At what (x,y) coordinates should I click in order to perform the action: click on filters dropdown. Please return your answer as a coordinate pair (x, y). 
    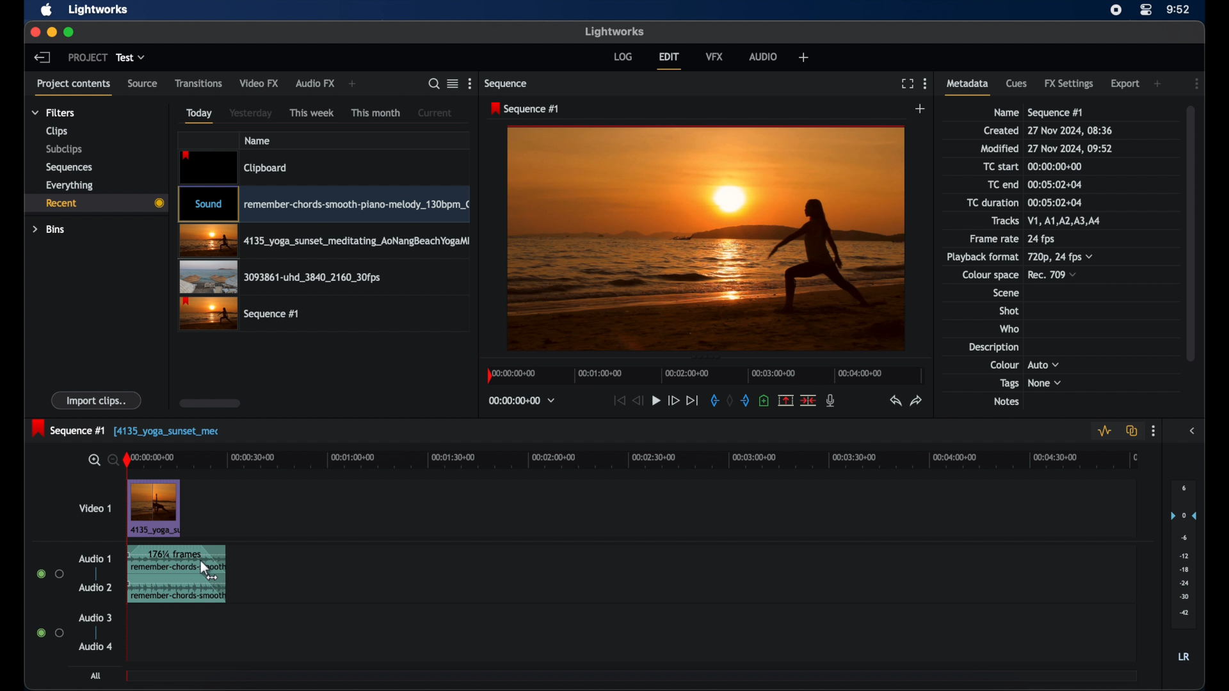
    Looking at the image, I should click on (53, 113).